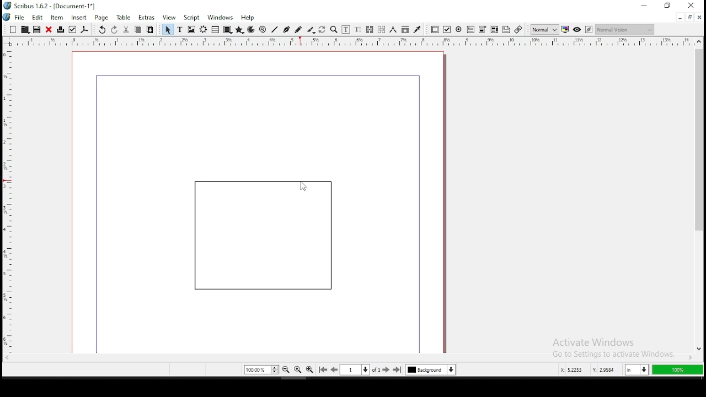 The image size is (706, 397). Describe the element at coordinates (370, 30) in the screenshot. I see `link text frames` at that location.